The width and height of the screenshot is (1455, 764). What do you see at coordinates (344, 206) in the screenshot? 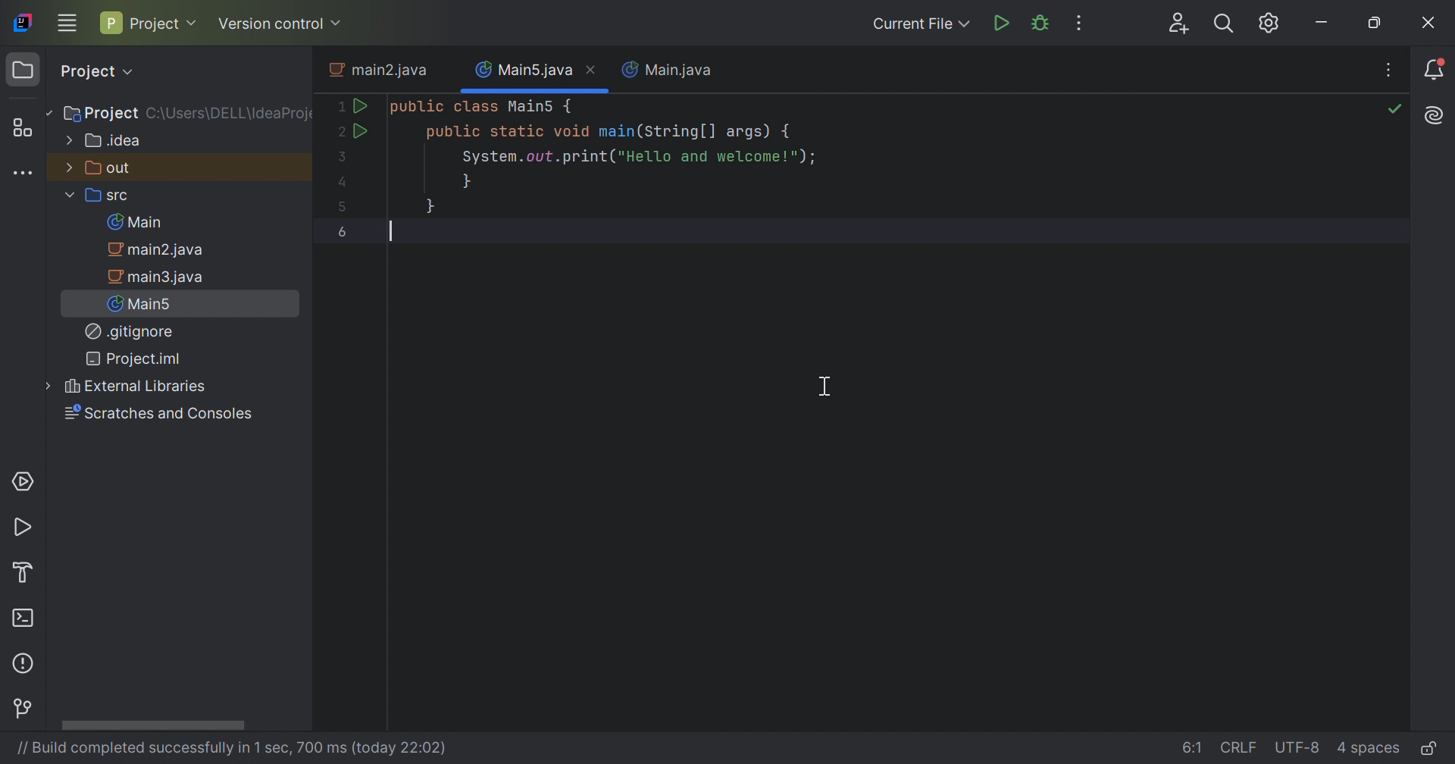
I see `5` at bounding box center [344, 206].